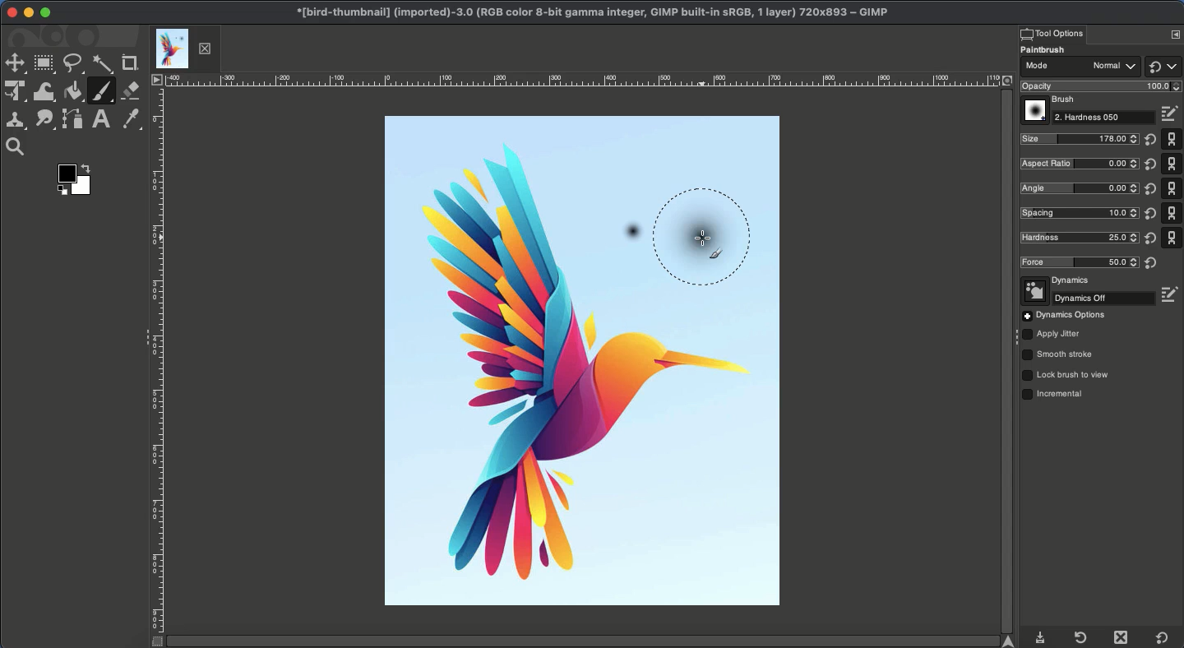  I want to click on Freeform selector, so click(74, 64).